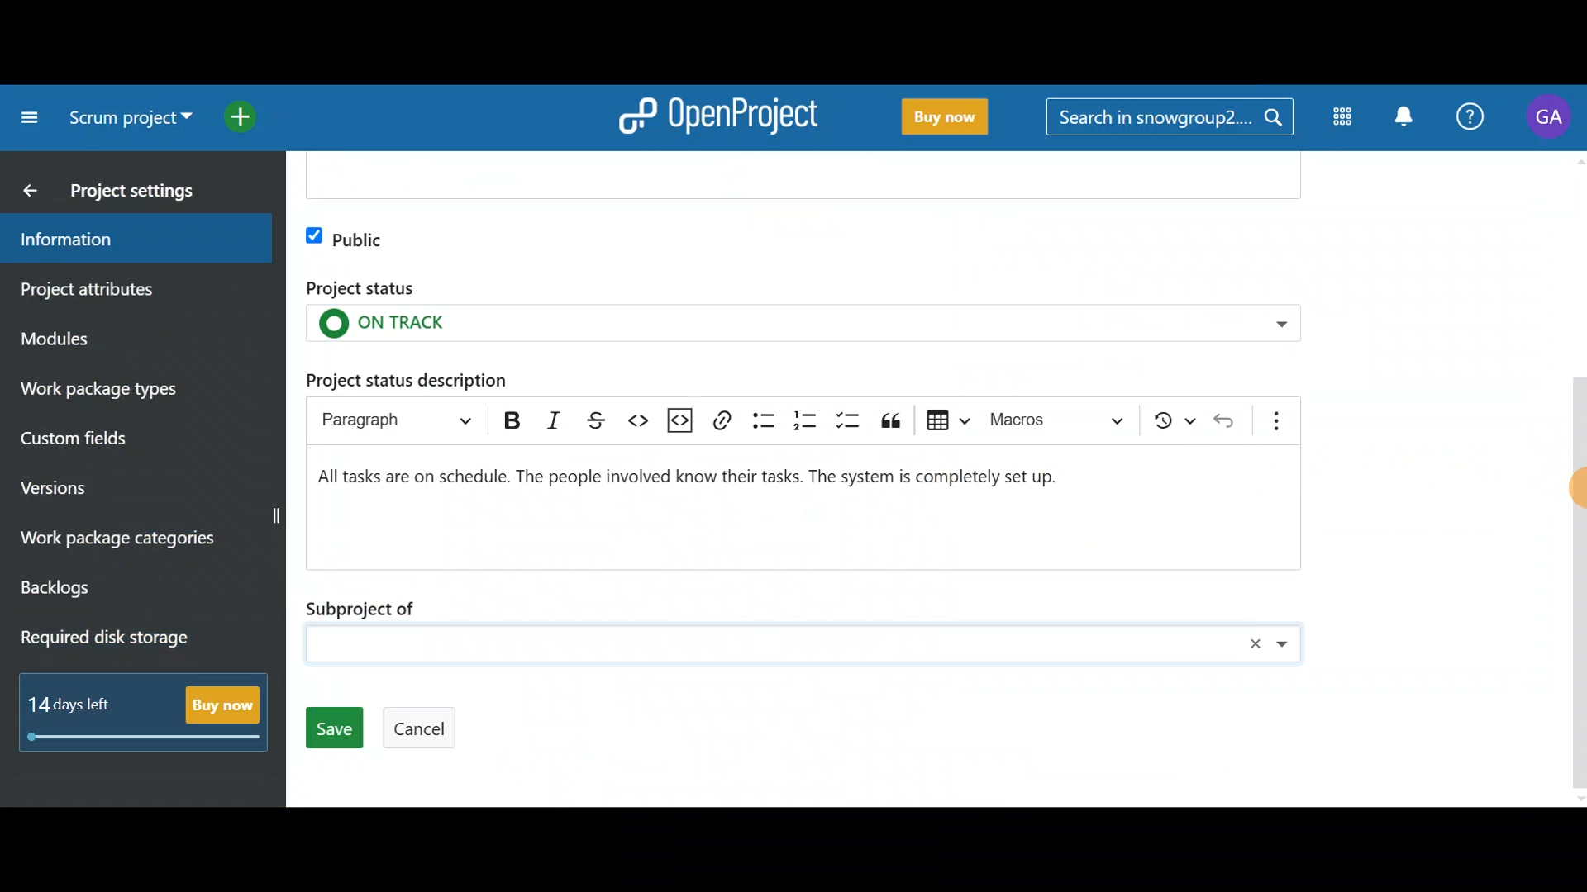 The height and width of the screenshot is (892, 1587). I want to click on Italic, so click(549, 420).